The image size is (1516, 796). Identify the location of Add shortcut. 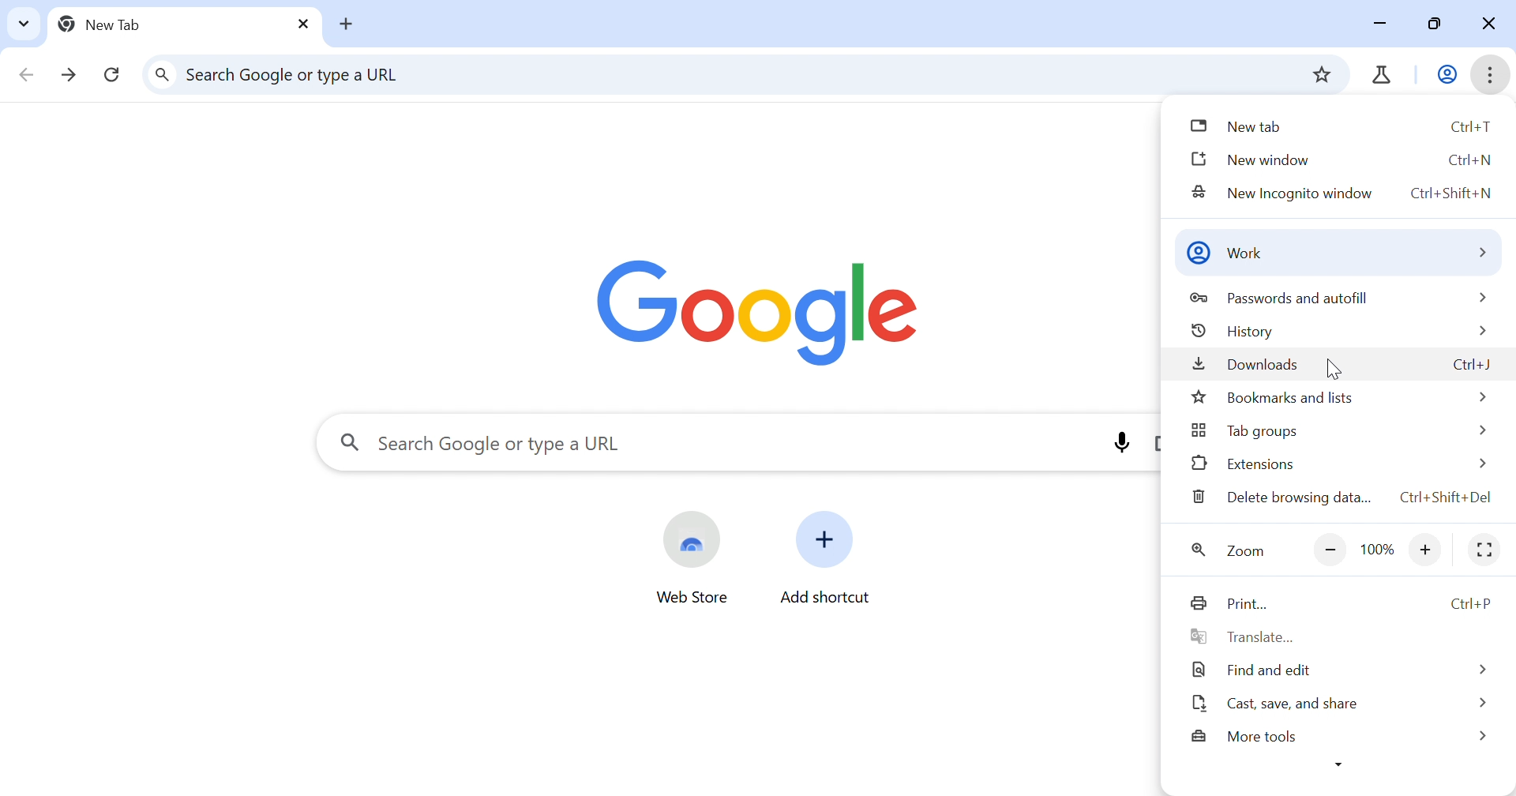
(826, 539).